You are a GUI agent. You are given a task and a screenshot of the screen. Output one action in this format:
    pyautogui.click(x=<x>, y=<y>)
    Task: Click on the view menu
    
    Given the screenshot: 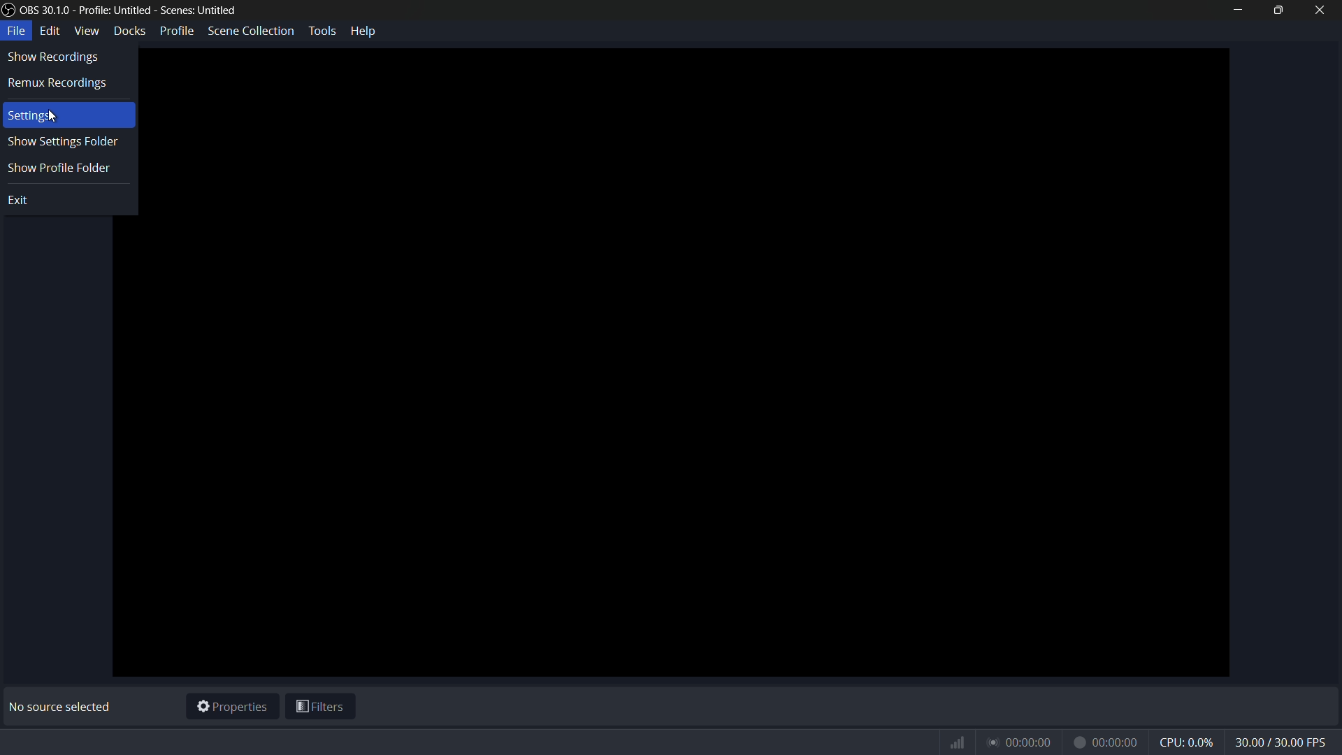 What is the action you would take?
    pyautogui.click(x=87, y=30)
    